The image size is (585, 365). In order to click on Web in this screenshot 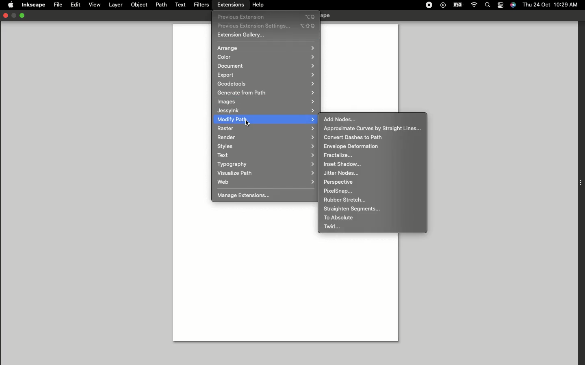, I will do `click(265, 182)`.